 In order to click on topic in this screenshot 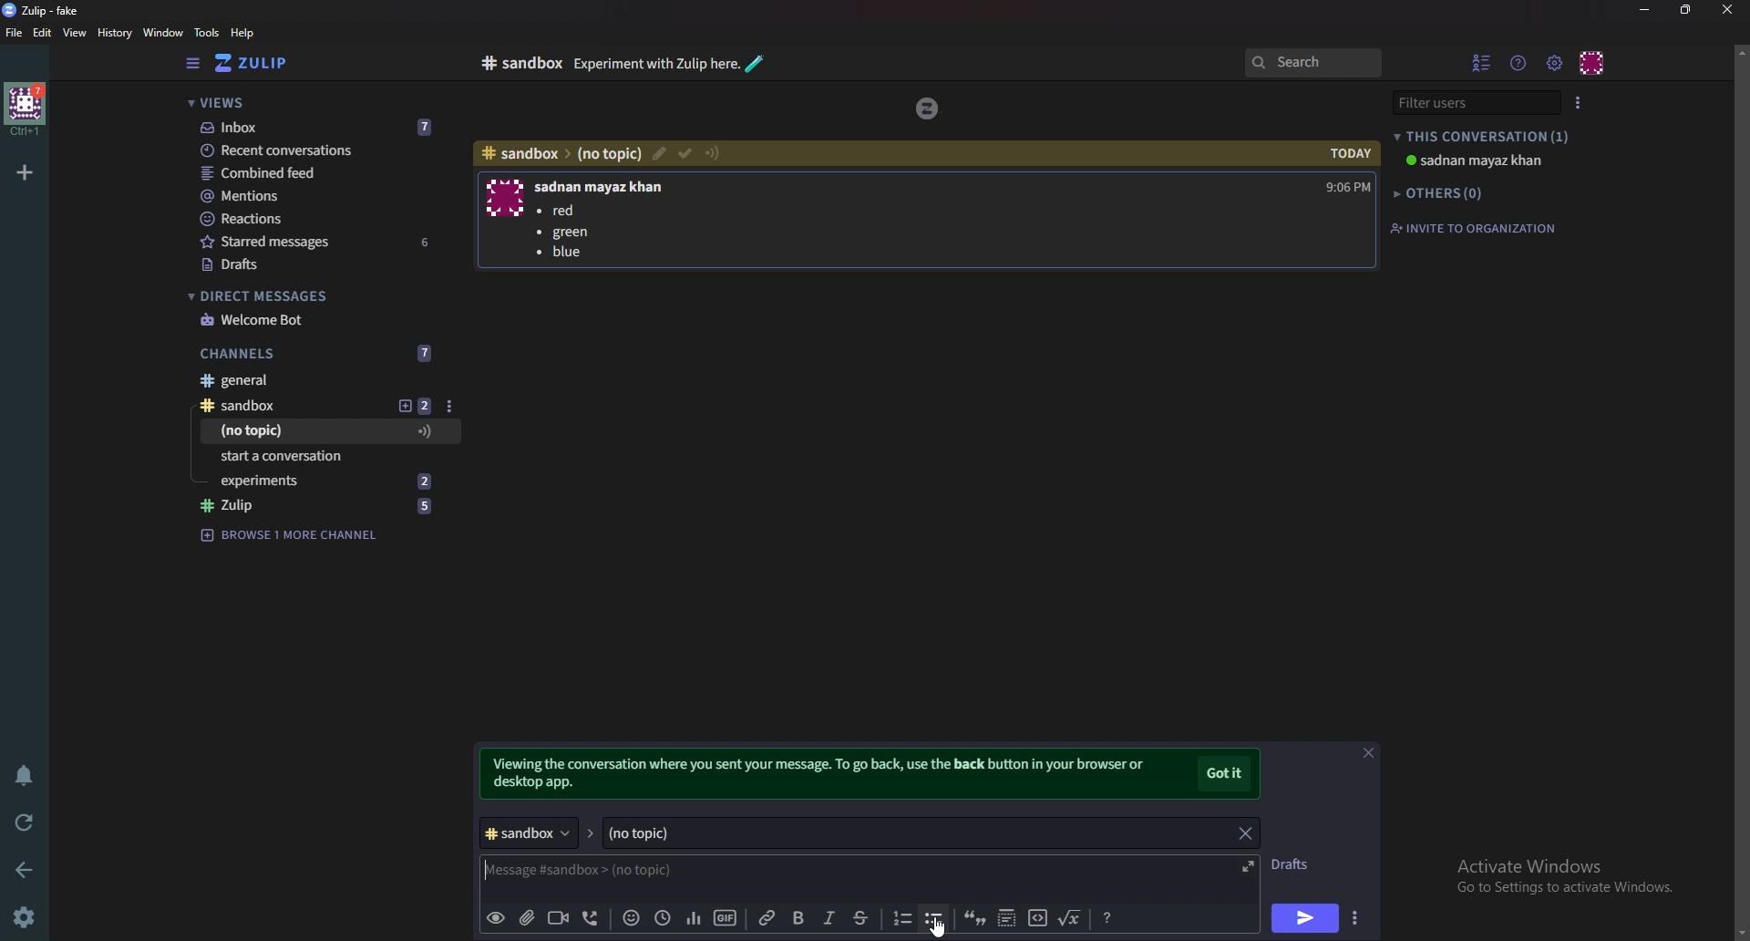, I will do `click(302, 432)`.